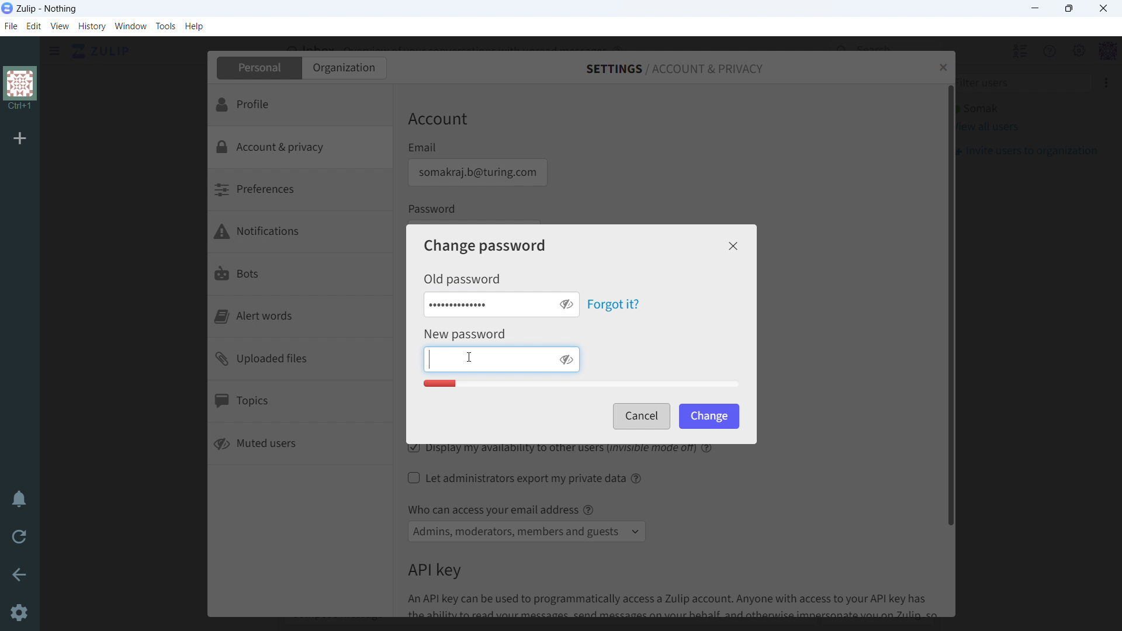  Describe the element at coordinates (102, 50) in the screenshot. I see `click to go home view (inbox)` at that location.